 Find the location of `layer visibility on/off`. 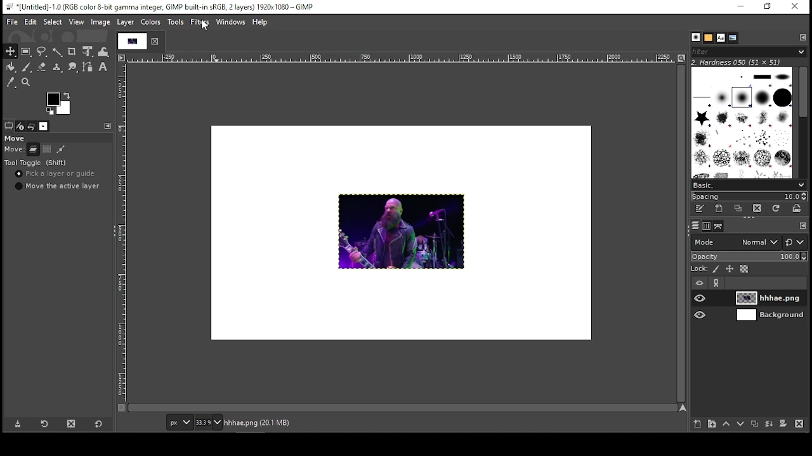

layer visibility on/off is located at coordinates (701, 299).